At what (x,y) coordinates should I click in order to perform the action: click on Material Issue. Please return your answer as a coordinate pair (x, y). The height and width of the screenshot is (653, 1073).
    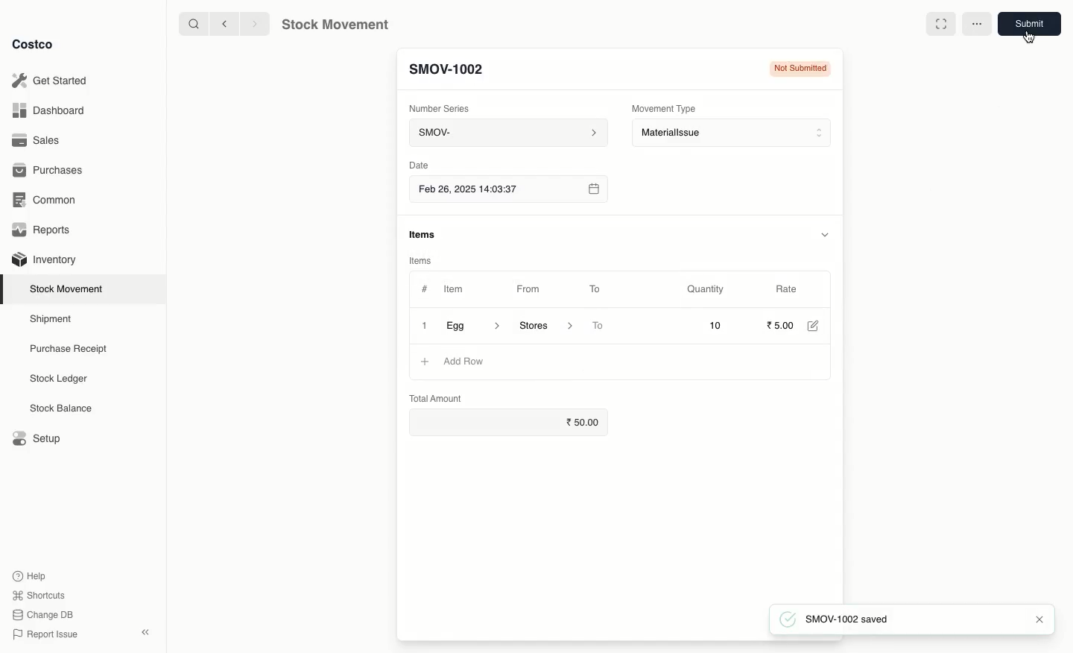
    Looking at the image, I should click on (733, 133).